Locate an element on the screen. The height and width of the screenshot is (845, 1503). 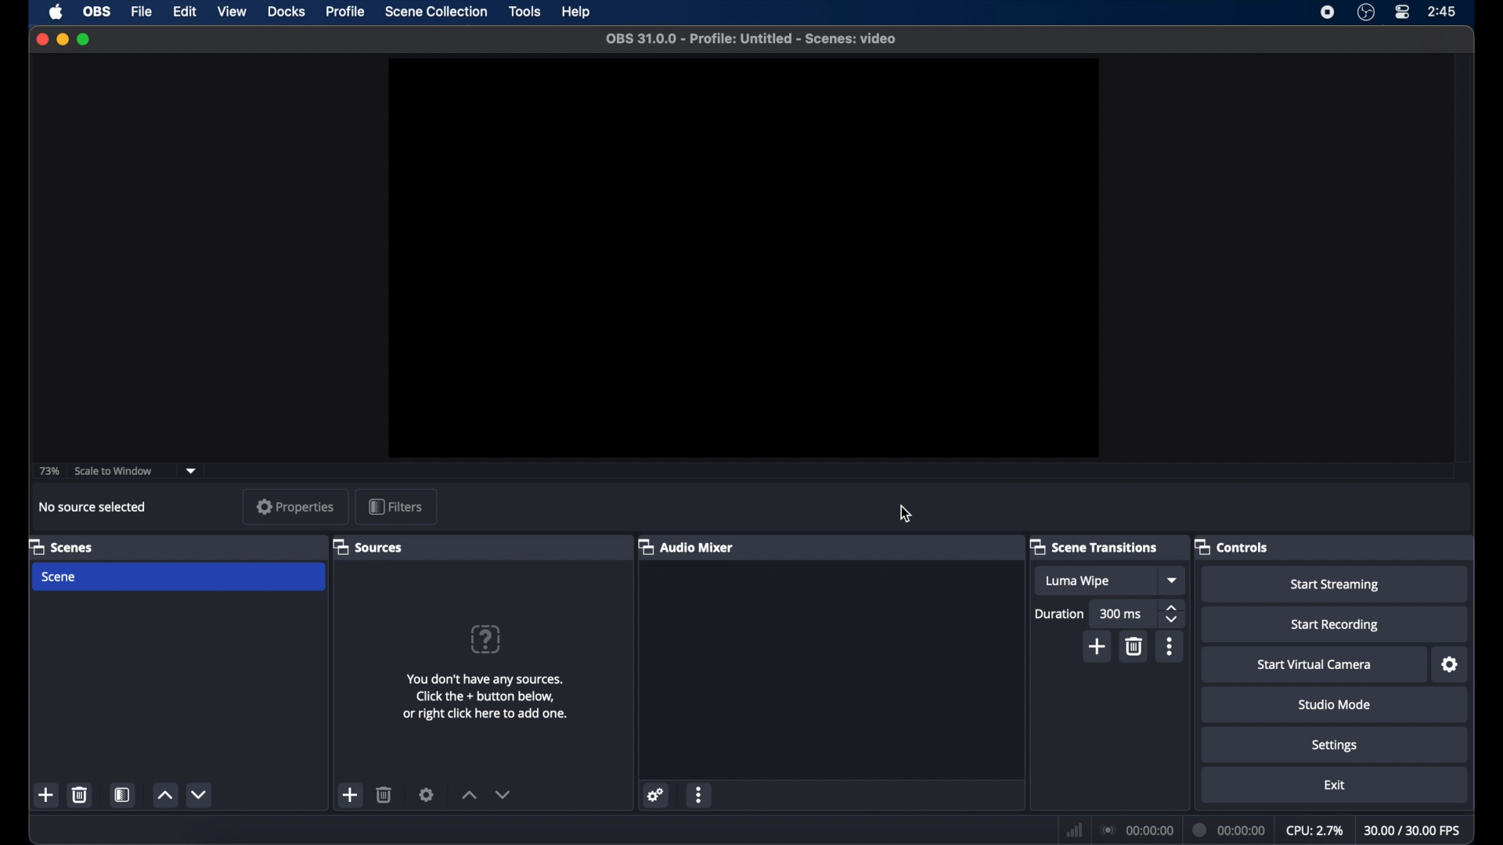
300 ms is located at coordinates (1123, 614).